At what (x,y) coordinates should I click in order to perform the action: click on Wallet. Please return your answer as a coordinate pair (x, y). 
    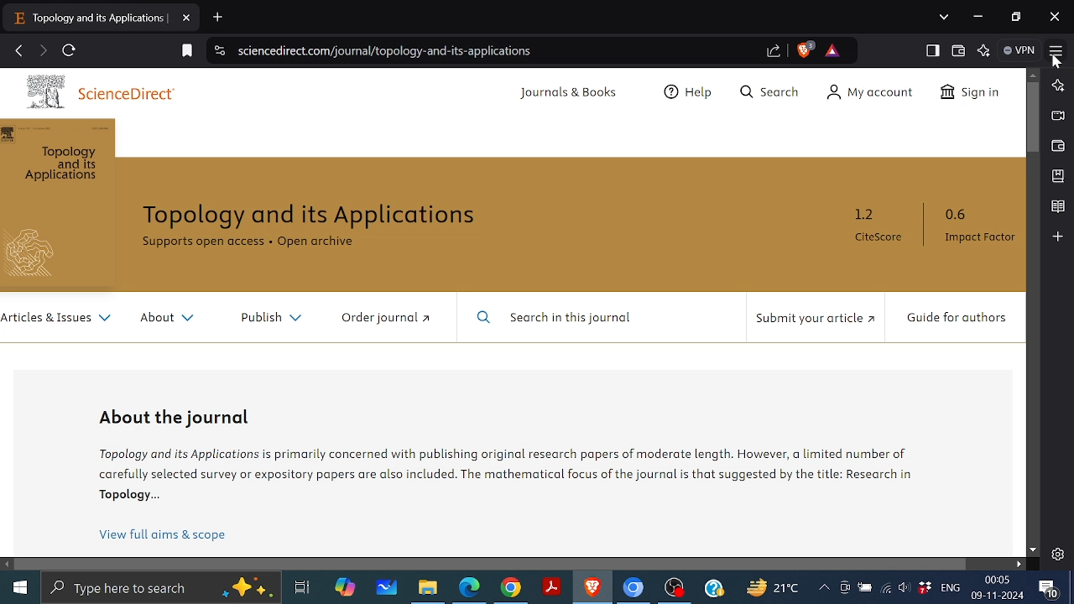
    Looking at the image, I should click on (962, 50).